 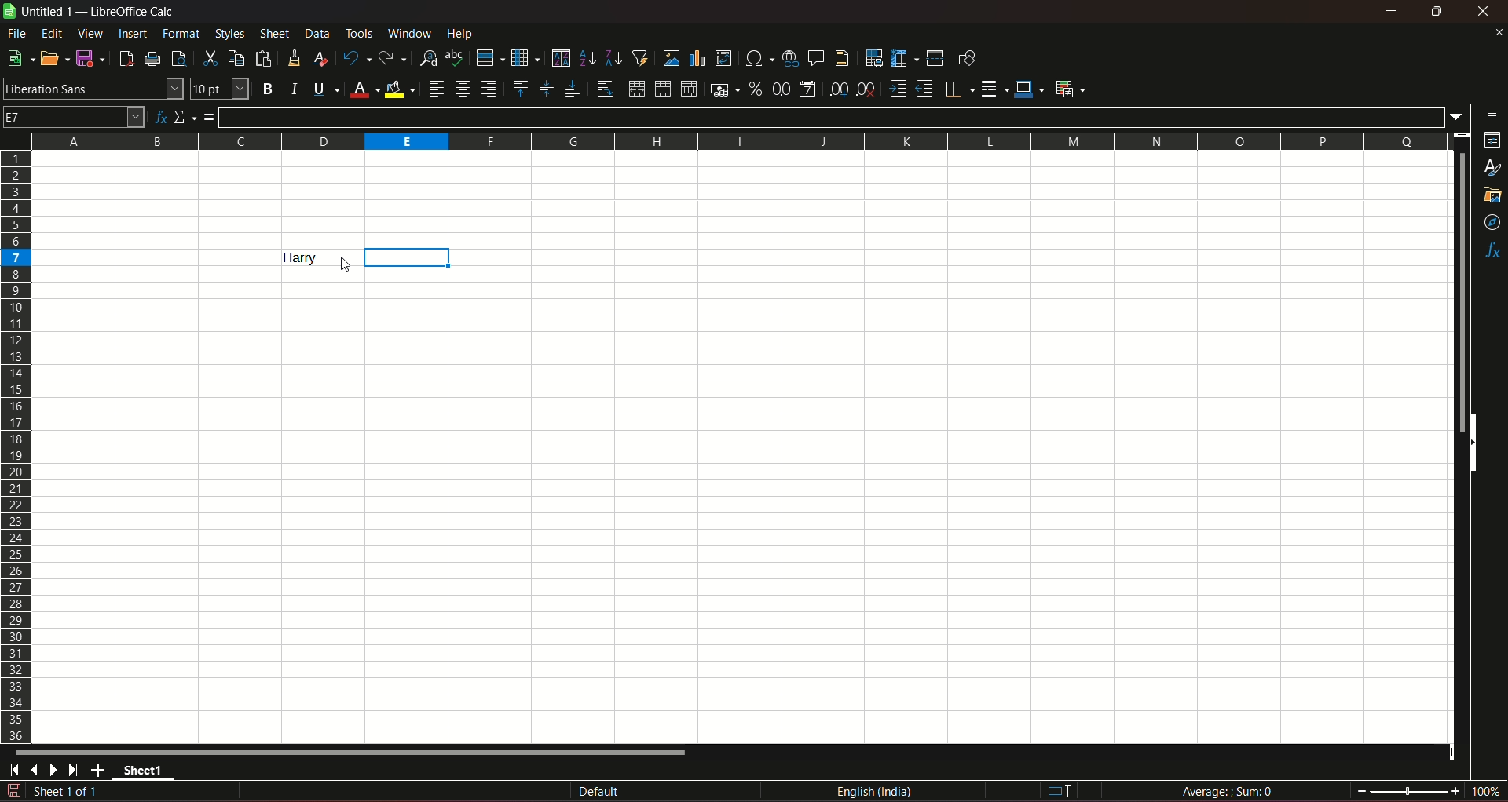 What do you see at coordinates (13, 791) in the screenshot?
I see `document modified` at bounding box center [13, 791].